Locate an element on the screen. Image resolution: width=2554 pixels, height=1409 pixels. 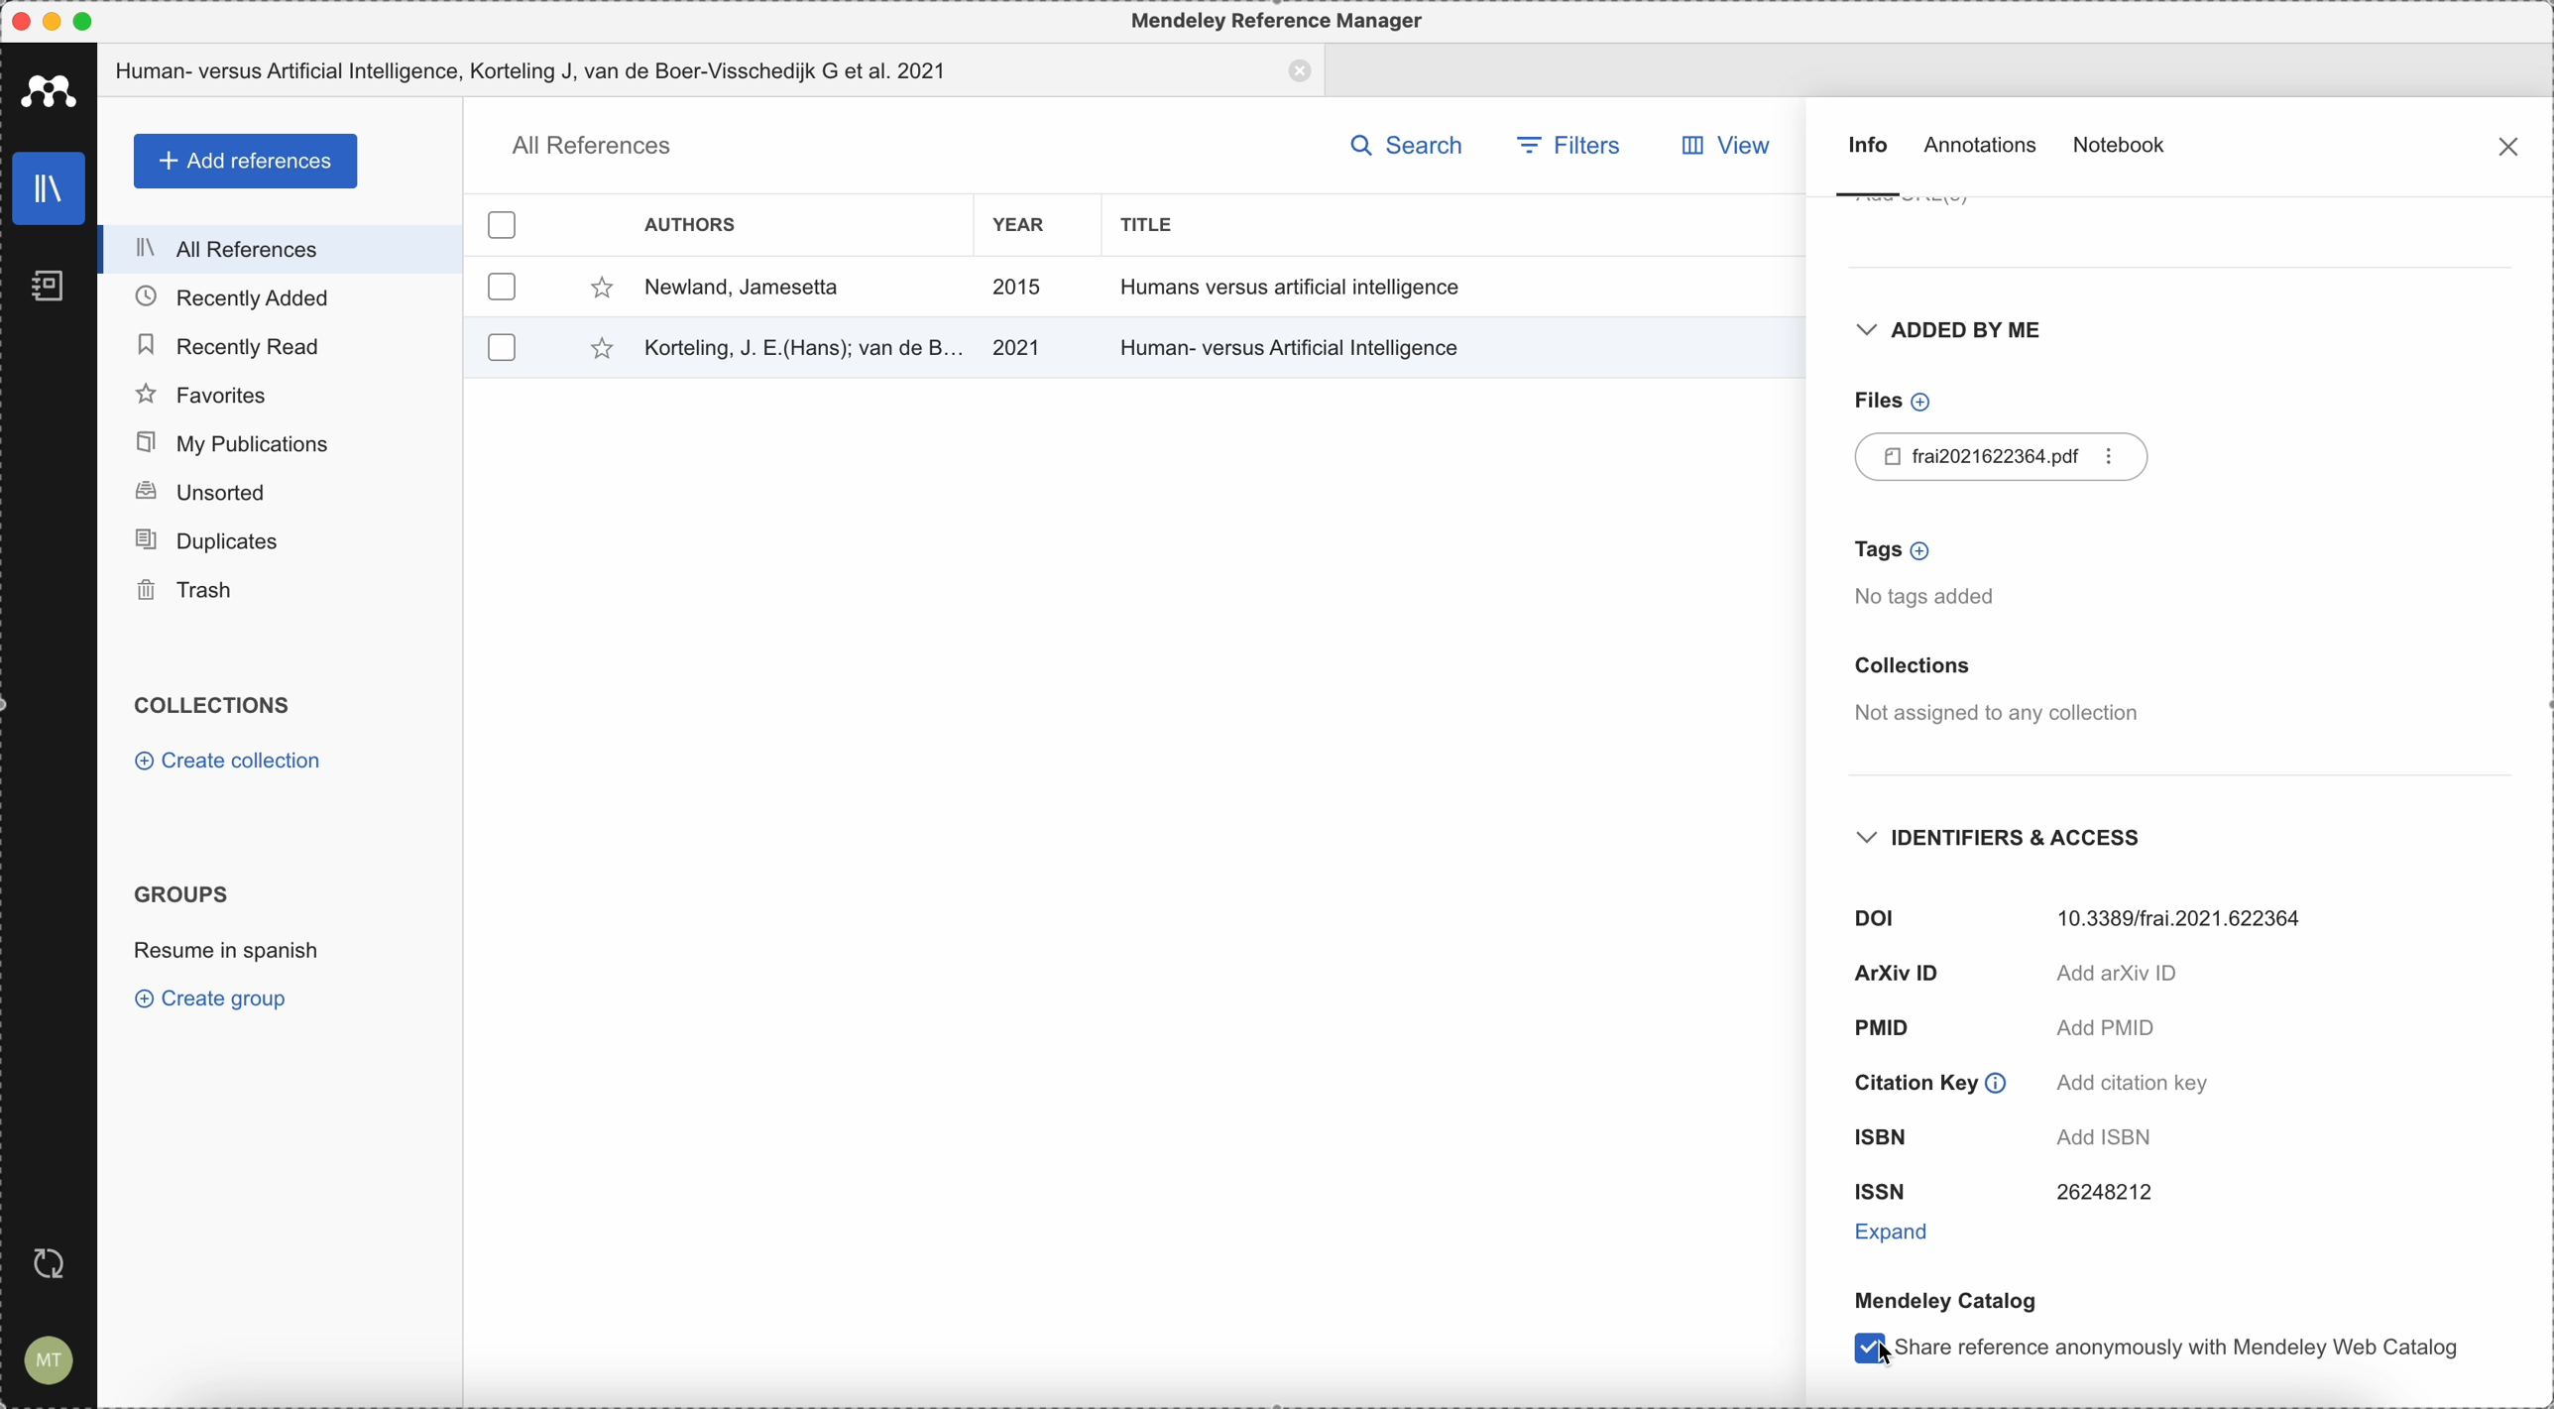
checkbox is located at coordinates (1855, 1350).